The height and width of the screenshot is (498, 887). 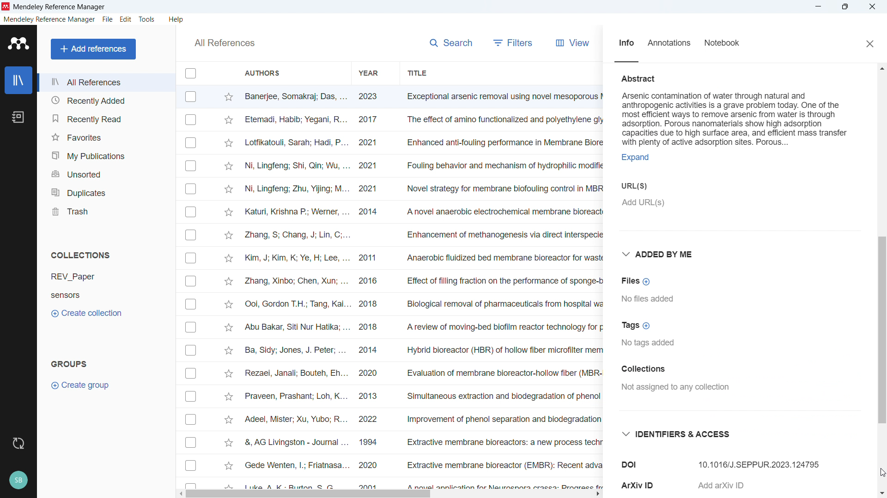 What do you see at coordinates (503, 443) in the screenshot?
I see `extractive membrane bioreactors a new process technology for detoxifying` at bounding box center [503, 443].